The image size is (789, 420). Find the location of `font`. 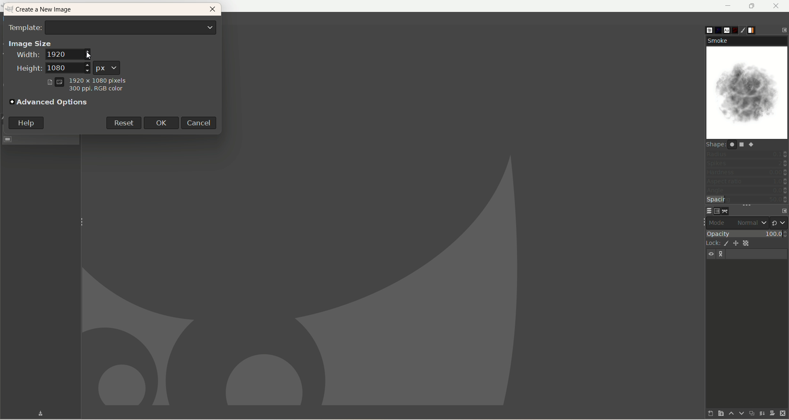

font is located at coordinates (725, 30).